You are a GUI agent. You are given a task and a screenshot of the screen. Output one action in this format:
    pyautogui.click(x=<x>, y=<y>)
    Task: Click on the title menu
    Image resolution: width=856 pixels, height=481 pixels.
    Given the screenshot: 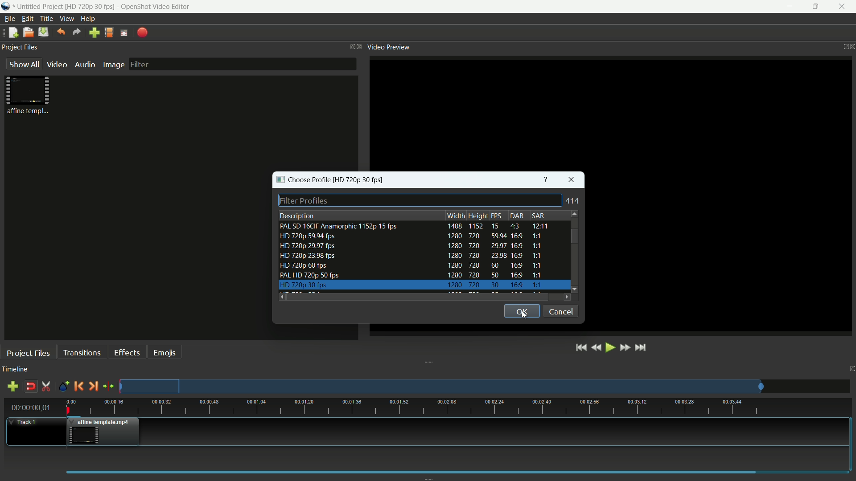 What is the action you would take?
    pyautogui.click(x=48, y=19)
    